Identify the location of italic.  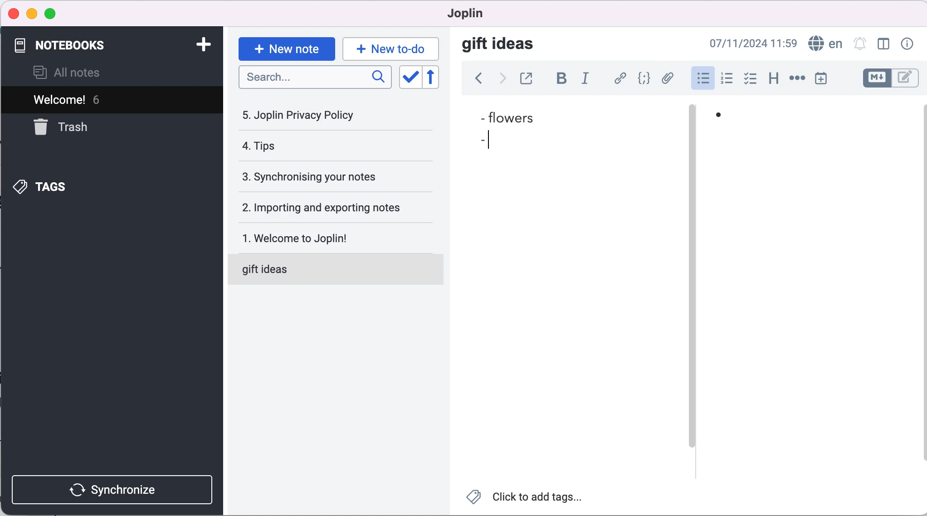
(585, 79).